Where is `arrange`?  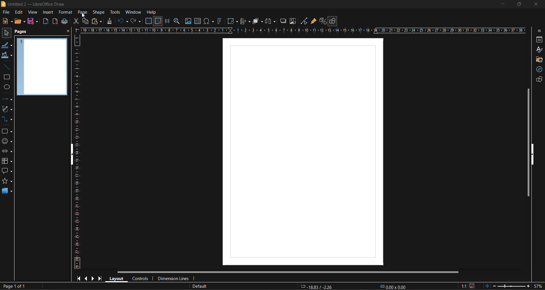 arrange is located at coordinates (257, 22).